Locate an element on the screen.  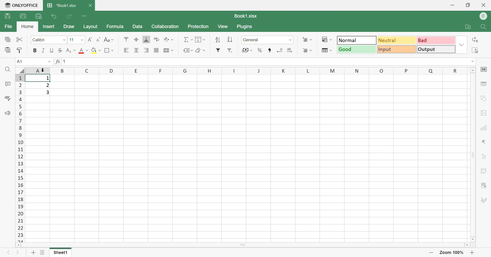
Orientation is located at coordinates (169, 40).